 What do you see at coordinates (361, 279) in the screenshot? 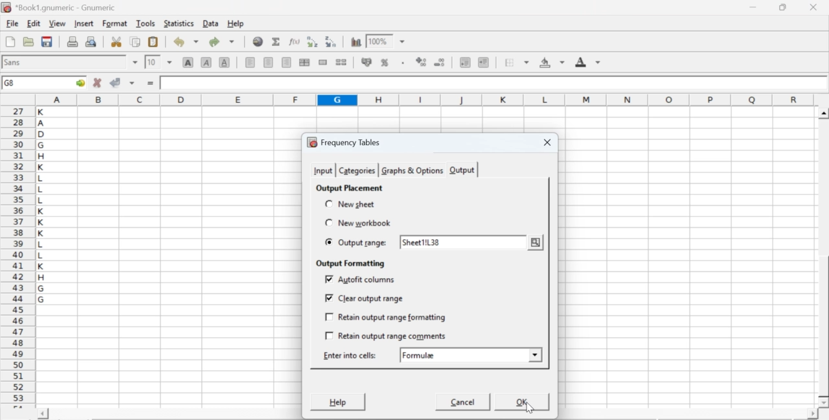
I see `autofit columns` at bounding box center [361, 279].